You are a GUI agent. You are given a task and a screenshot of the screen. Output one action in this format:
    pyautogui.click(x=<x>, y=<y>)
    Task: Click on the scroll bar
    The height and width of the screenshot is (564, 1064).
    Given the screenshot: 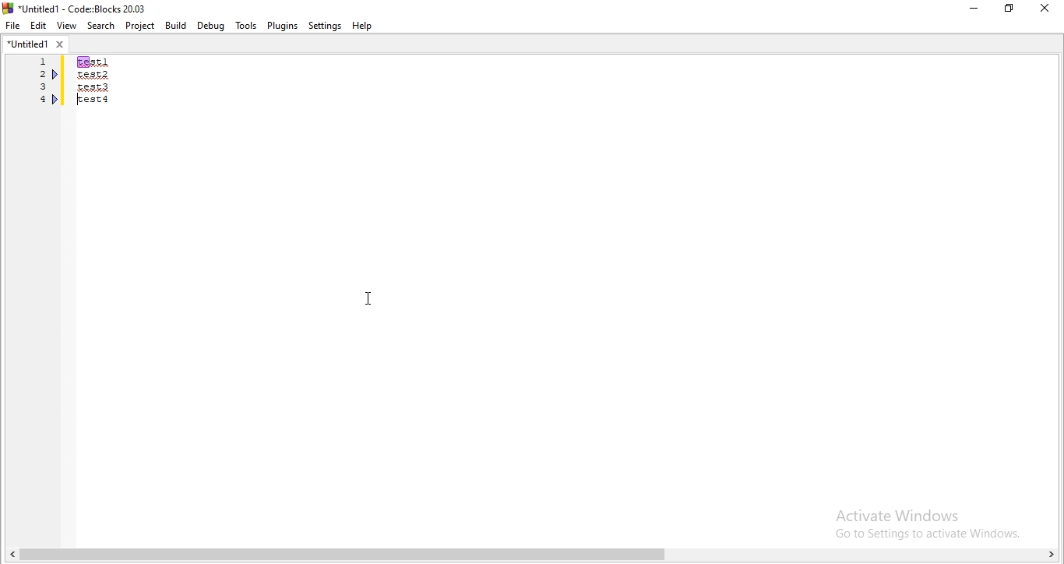 What is the action you would take?
    pyautogui.click(x=532, y=554)
    